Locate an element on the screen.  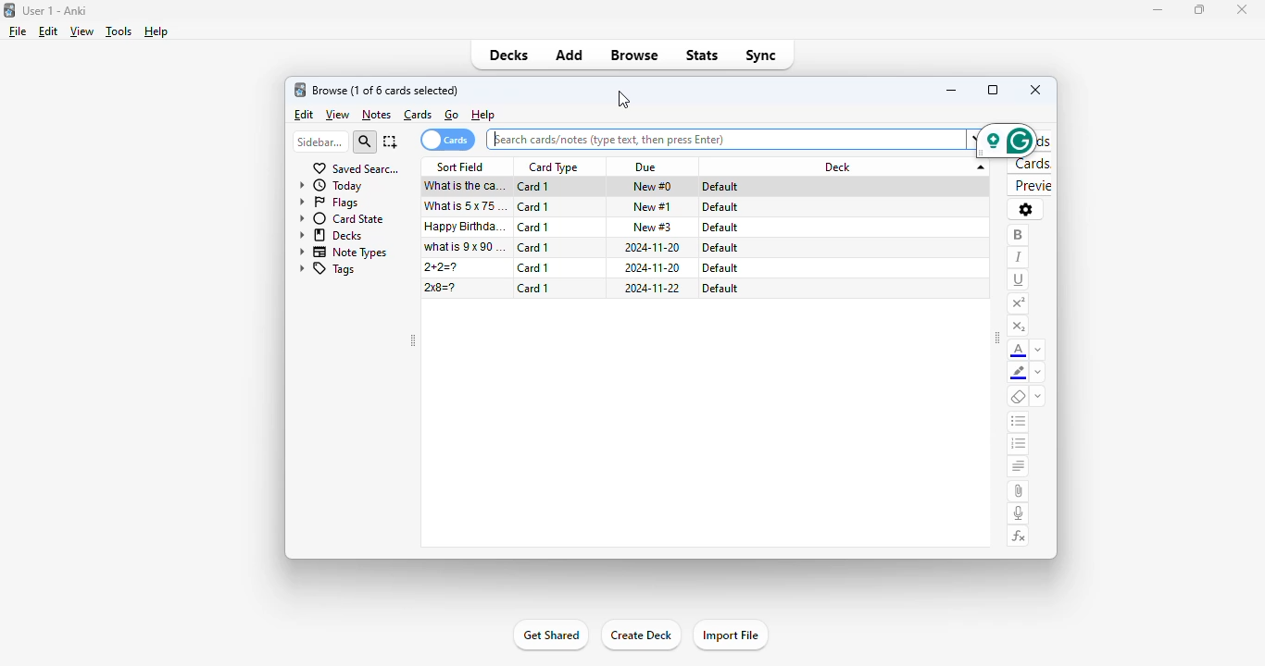
browse (1 of 6 cards selected) is located at coordinates (386, 91).